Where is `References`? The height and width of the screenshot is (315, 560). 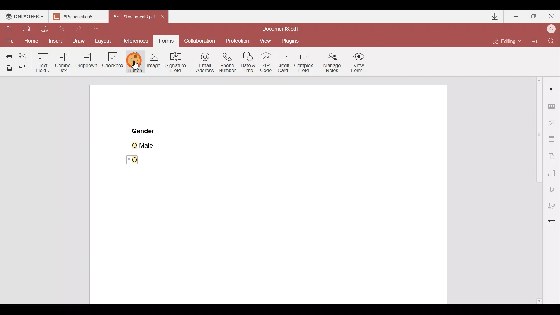 References is located at coordinates (135, 41).